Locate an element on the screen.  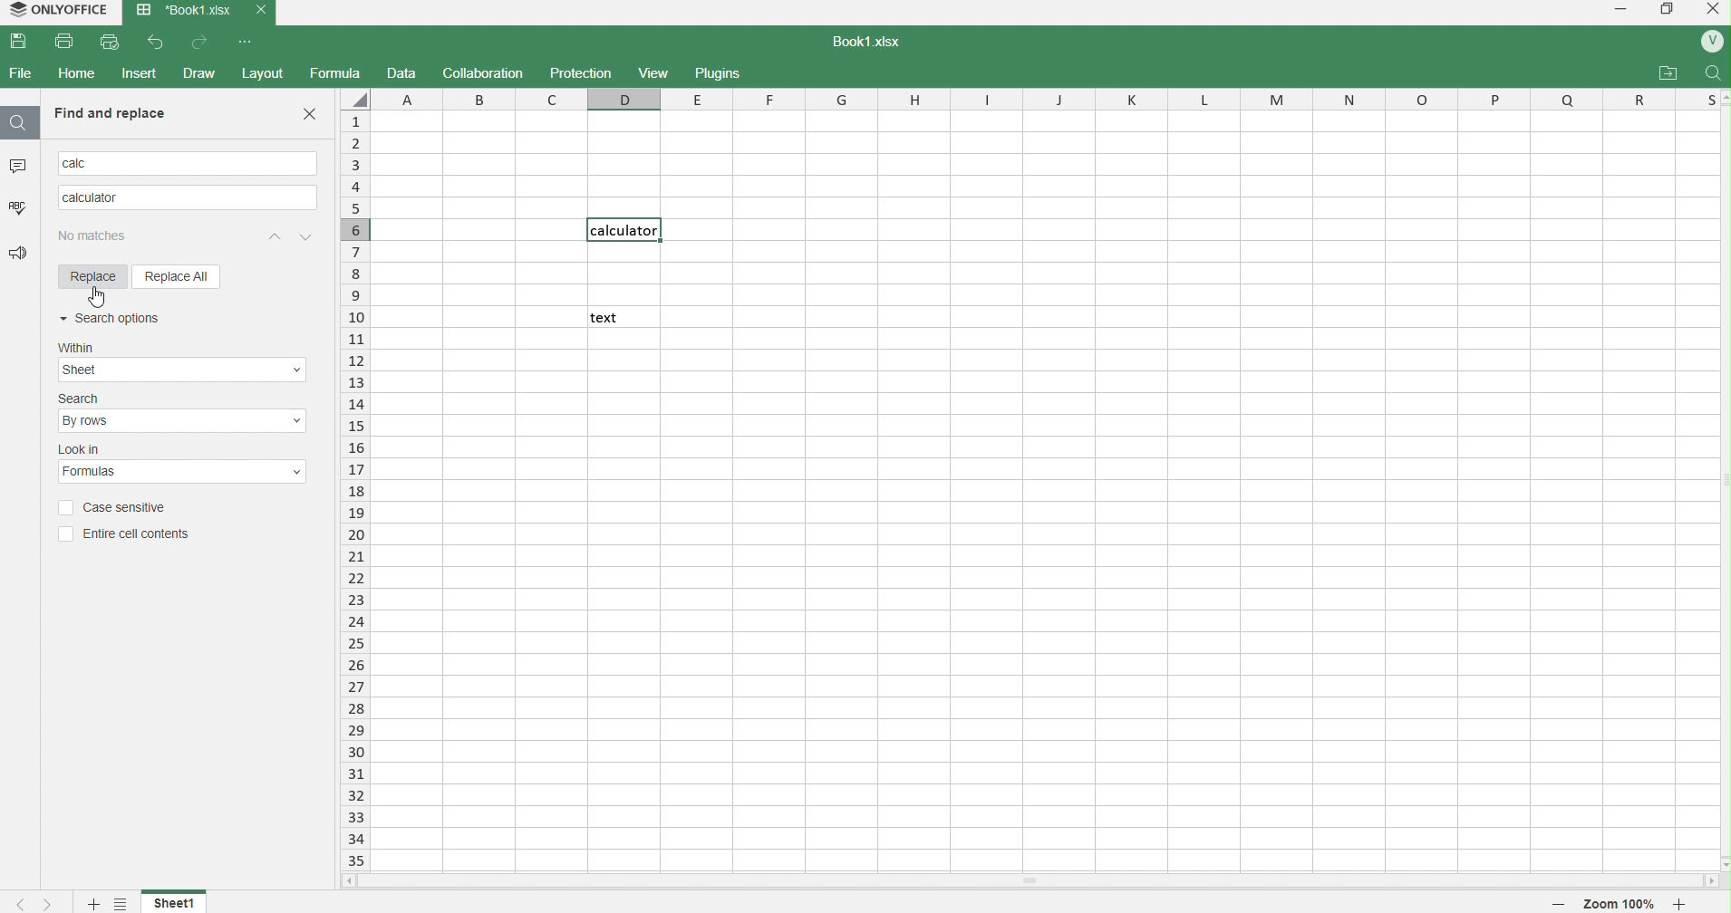
sheet 1 is located at coordinates (175, 899).